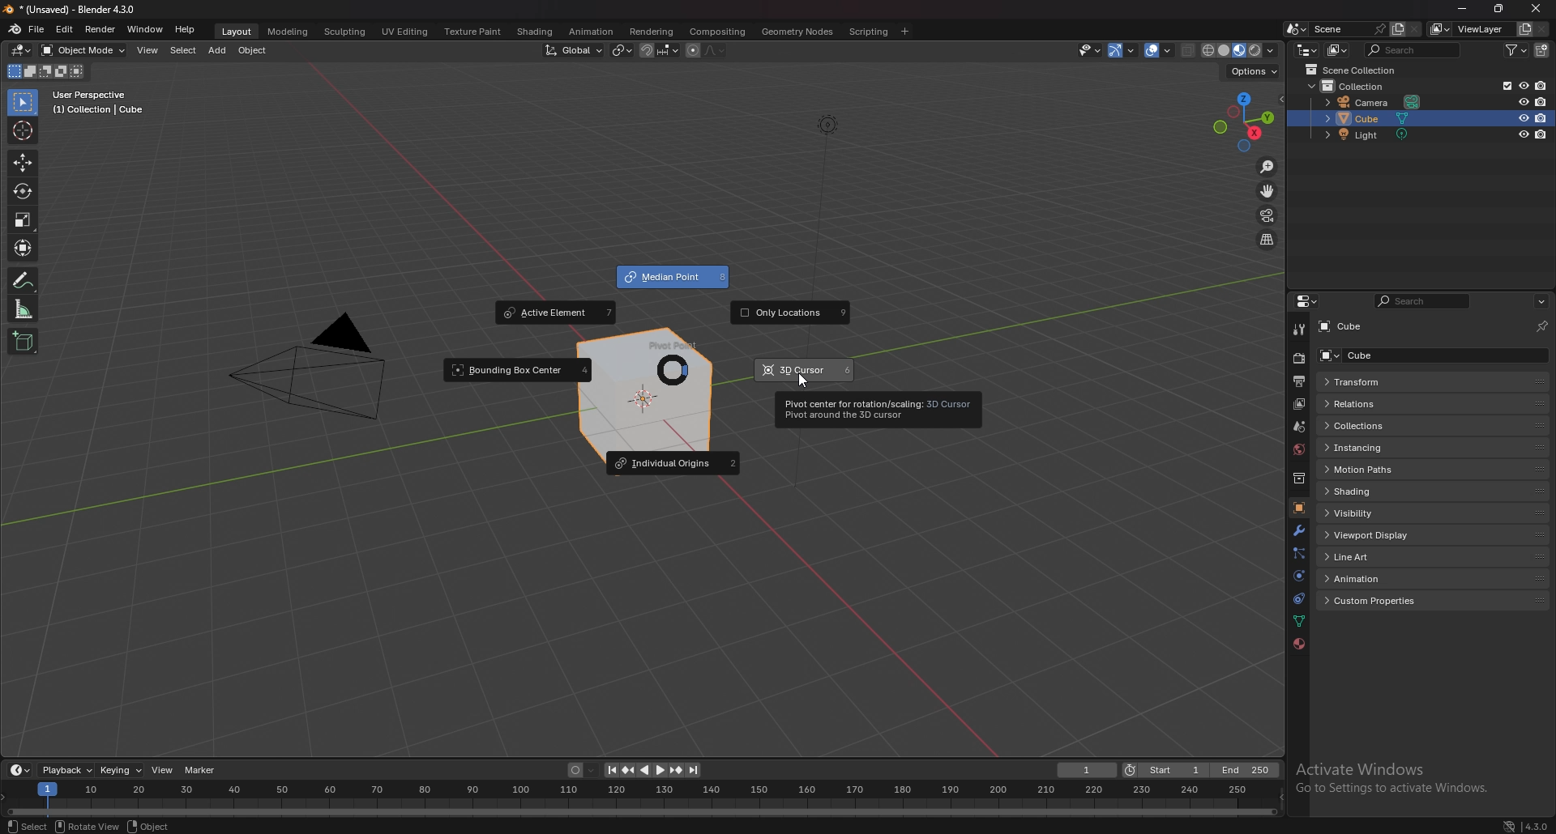 This screenshot has width=1556, height=834. Describe the element at coordinates (1398, 355) in the screenshot. I see `cube` at that location.